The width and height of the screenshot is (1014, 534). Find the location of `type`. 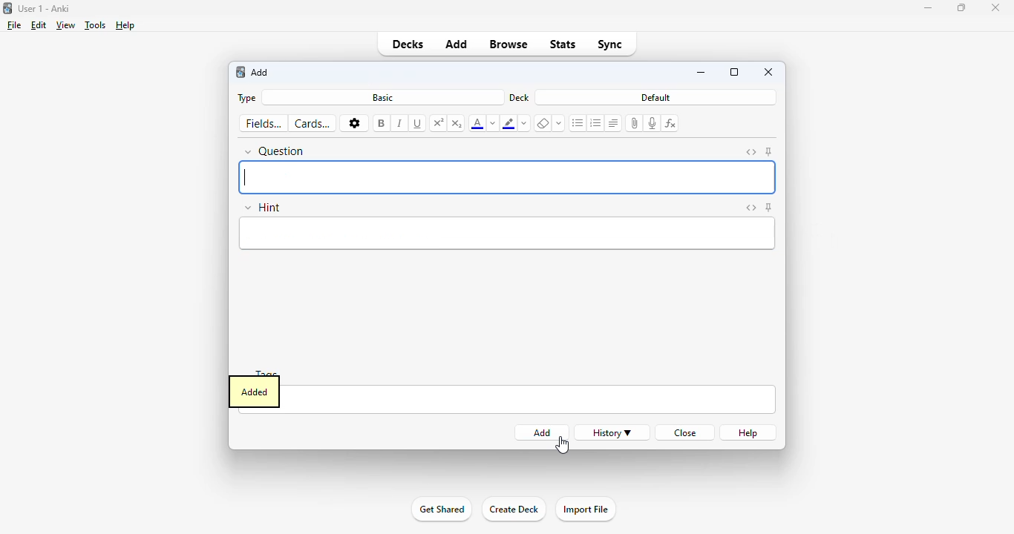

type is located at coordinates (248, 99).